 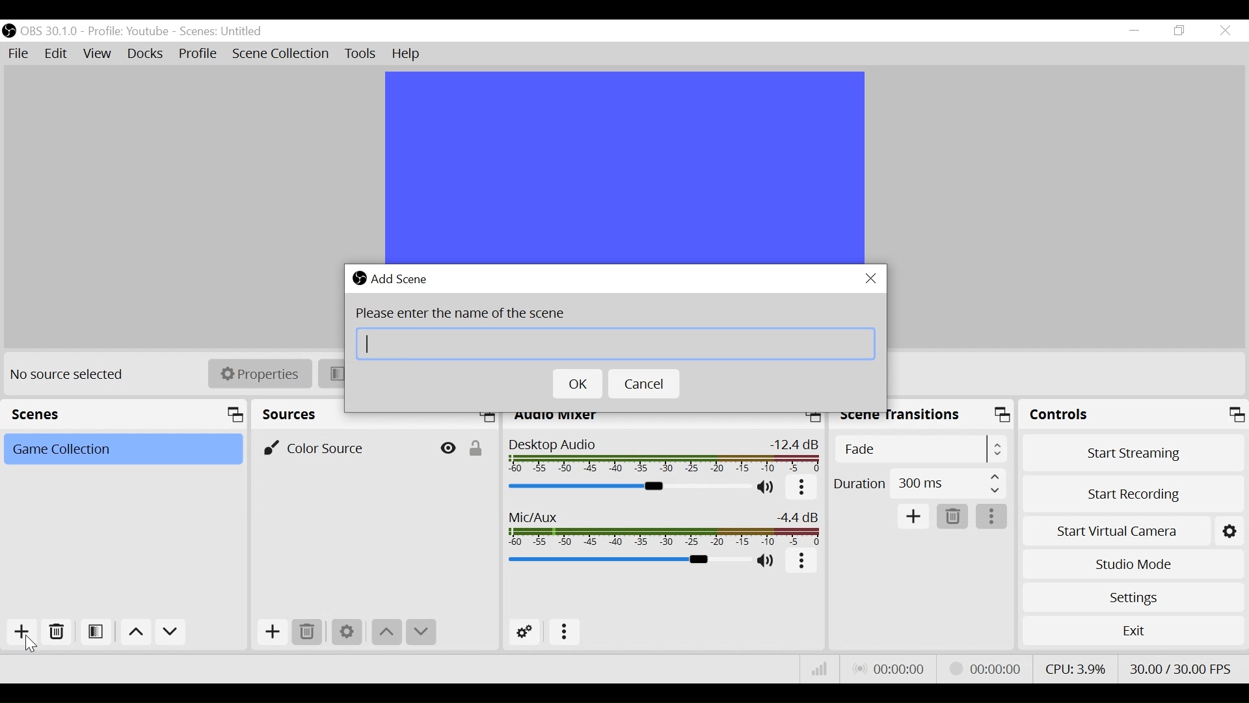 What do you see at coordinates (919, 483) in the screenshot?
I see `(un)select Duration` at bounding box center [919, 483].